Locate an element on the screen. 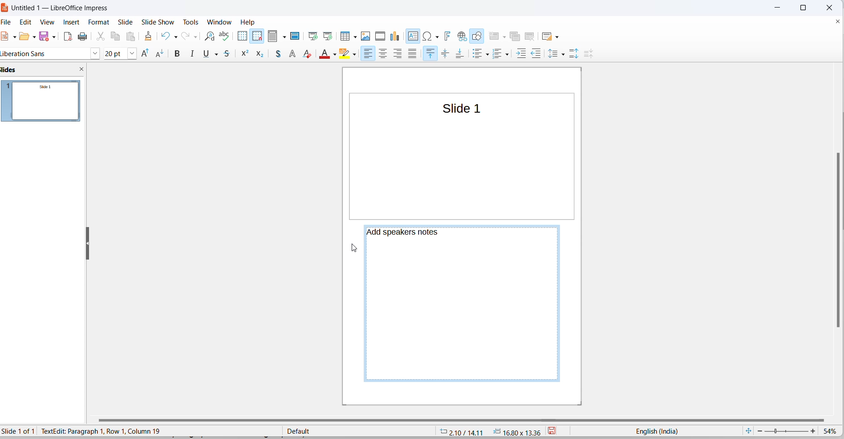 Image resolution: width=844 pixels, height=439 pixels. display grid is located at coordinates (243, 36).